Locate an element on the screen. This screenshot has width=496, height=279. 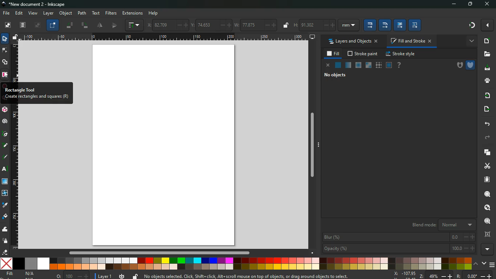
stroke style is located at coordinates (401, 54).